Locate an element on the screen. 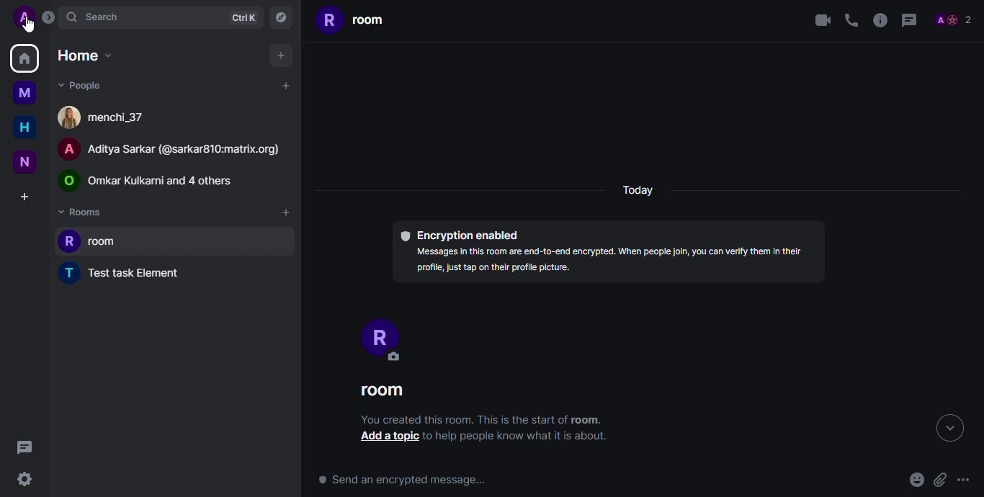 This screenshot has height=497, width=984. info is located at coordinates (879, 21).